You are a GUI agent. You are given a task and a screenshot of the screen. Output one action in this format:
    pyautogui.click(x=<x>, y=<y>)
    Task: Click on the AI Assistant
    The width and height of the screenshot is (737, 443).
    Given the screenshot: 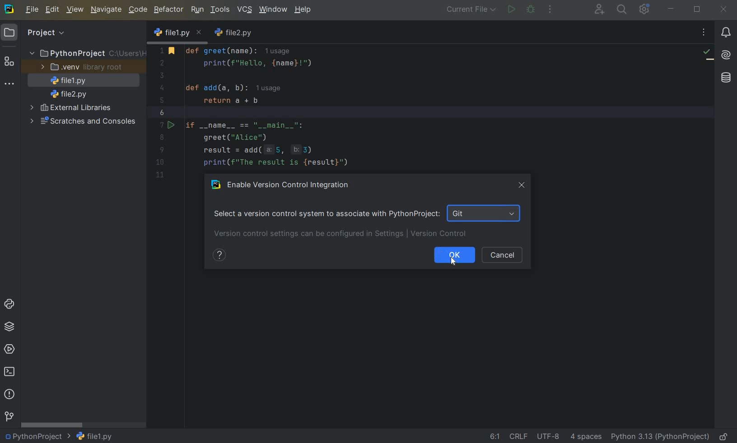 What is the action you would take?
    pyautogui.click(x=727, y=56)
    